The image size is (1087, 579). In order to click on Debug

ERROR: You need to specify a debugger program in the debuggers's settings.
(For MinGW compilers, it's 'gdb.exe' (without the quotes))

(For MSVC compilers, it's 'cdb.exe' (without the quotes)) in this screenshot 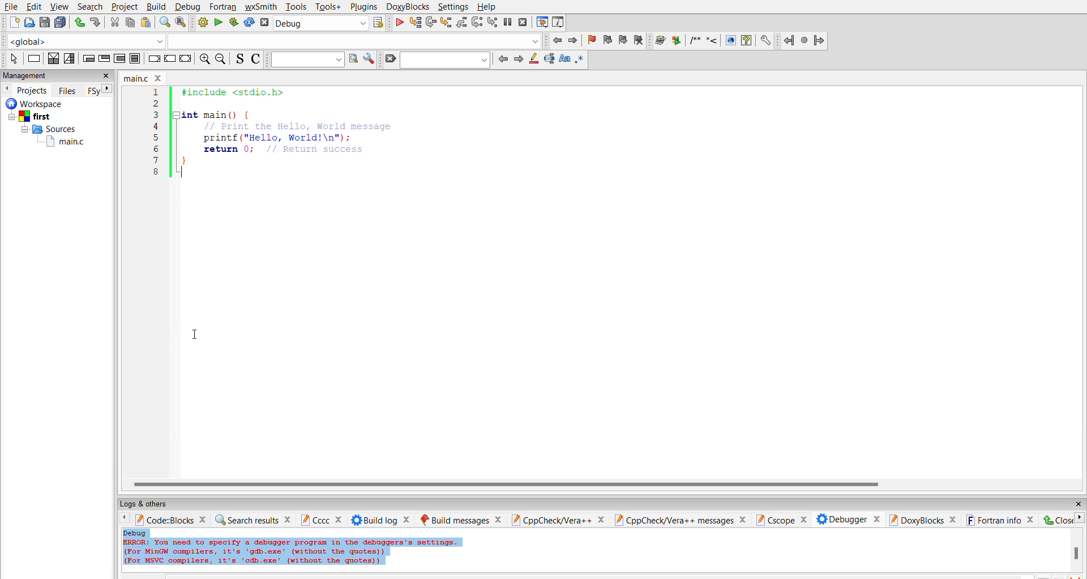, I will do `click(293, 548)`.